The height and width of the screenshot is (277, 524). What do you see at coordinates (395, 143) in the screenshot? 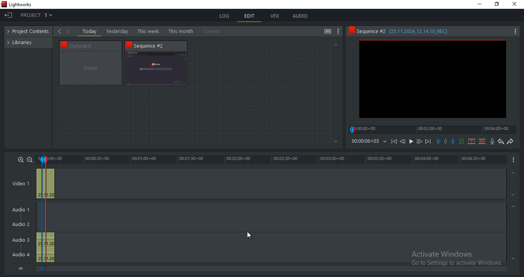
I see `Move backward` at bounding box center [395, 143].